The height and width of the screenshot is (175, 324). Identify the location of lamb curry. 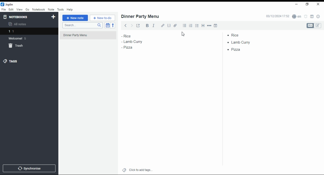
(132, 42).